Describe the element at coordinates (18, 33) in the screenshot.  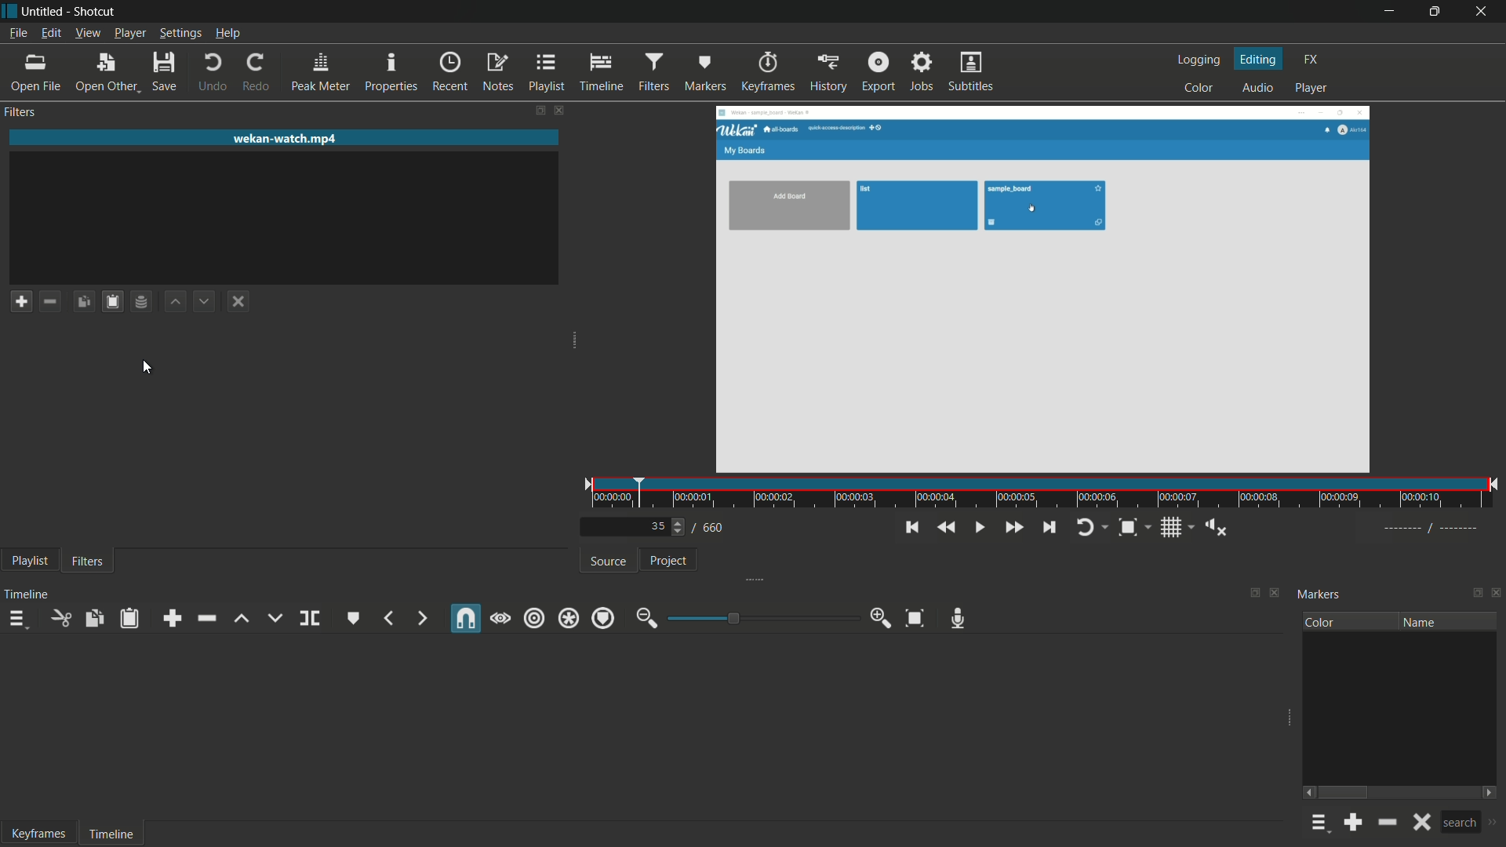
I see `file menu` at that location.